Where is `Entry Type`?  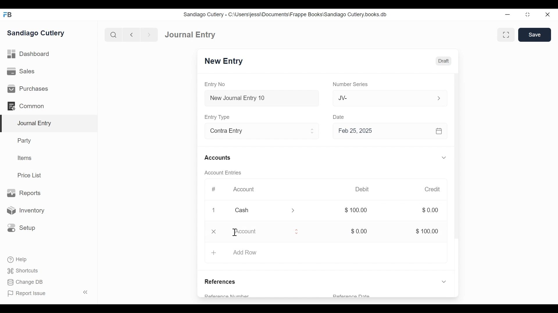 Entry Type is located at coordinates (219, 117).